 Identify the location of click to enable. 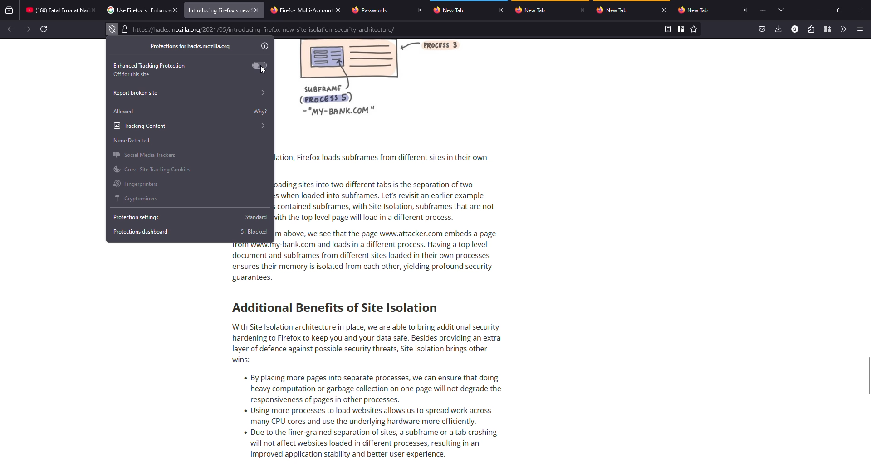
(260, 65).